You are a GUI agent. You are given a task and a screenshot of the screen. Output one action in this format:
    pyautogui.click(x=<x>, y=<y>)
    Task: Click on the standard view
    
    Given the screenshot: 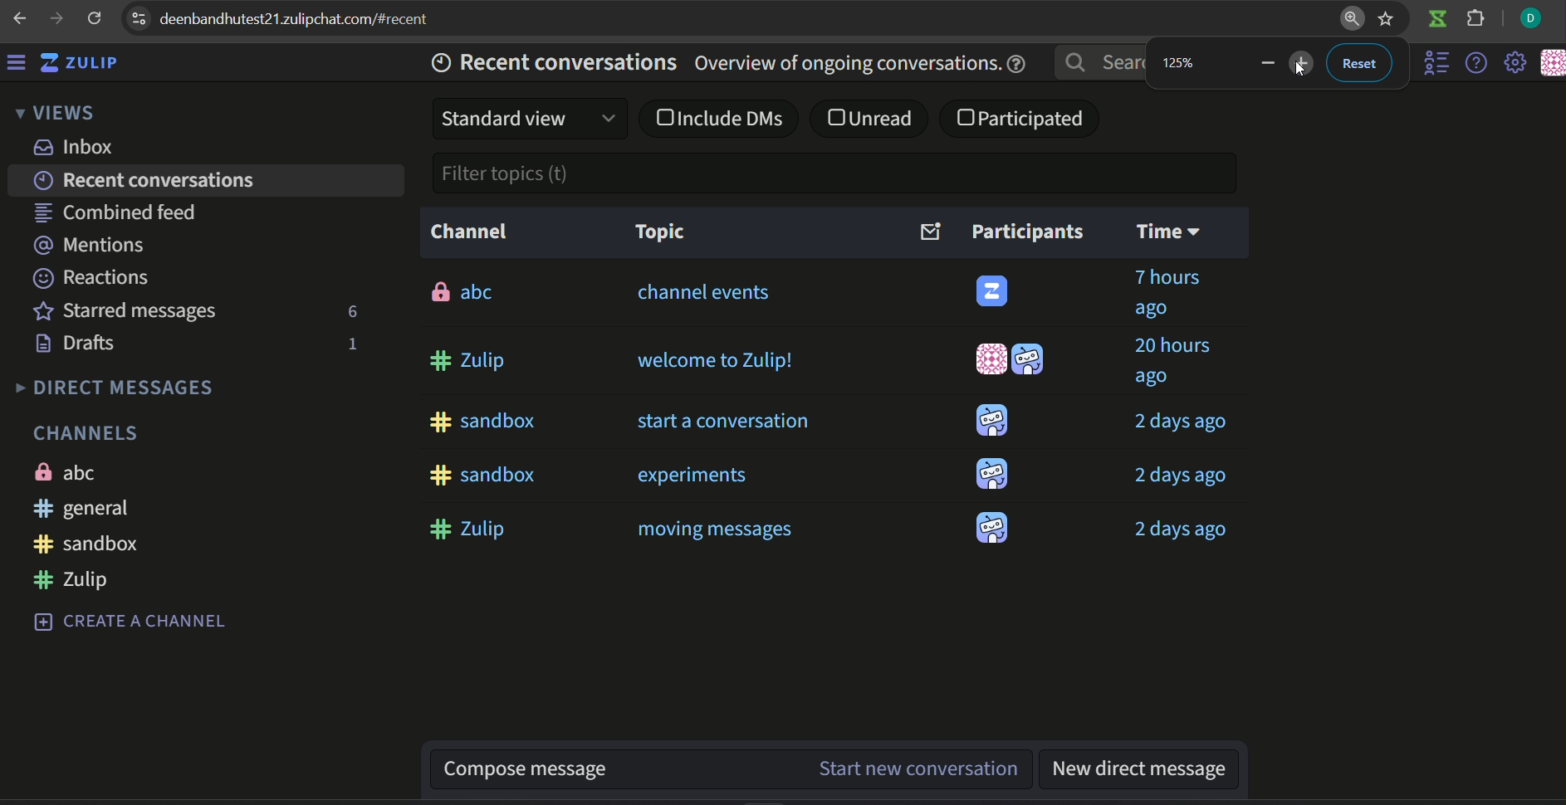 What is the action you would take?
    pyautogui.click(x=531, y=119)
    